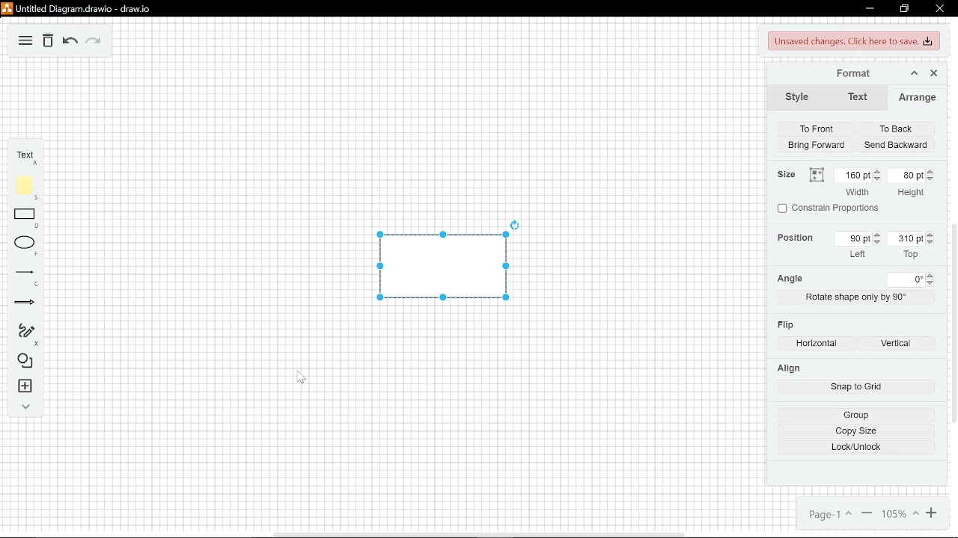 This screenshot has height=538, width=958. What do you see at coordinates (25, 406) in the screenshot?
I see `collapse` at bounding box center [25, 406].